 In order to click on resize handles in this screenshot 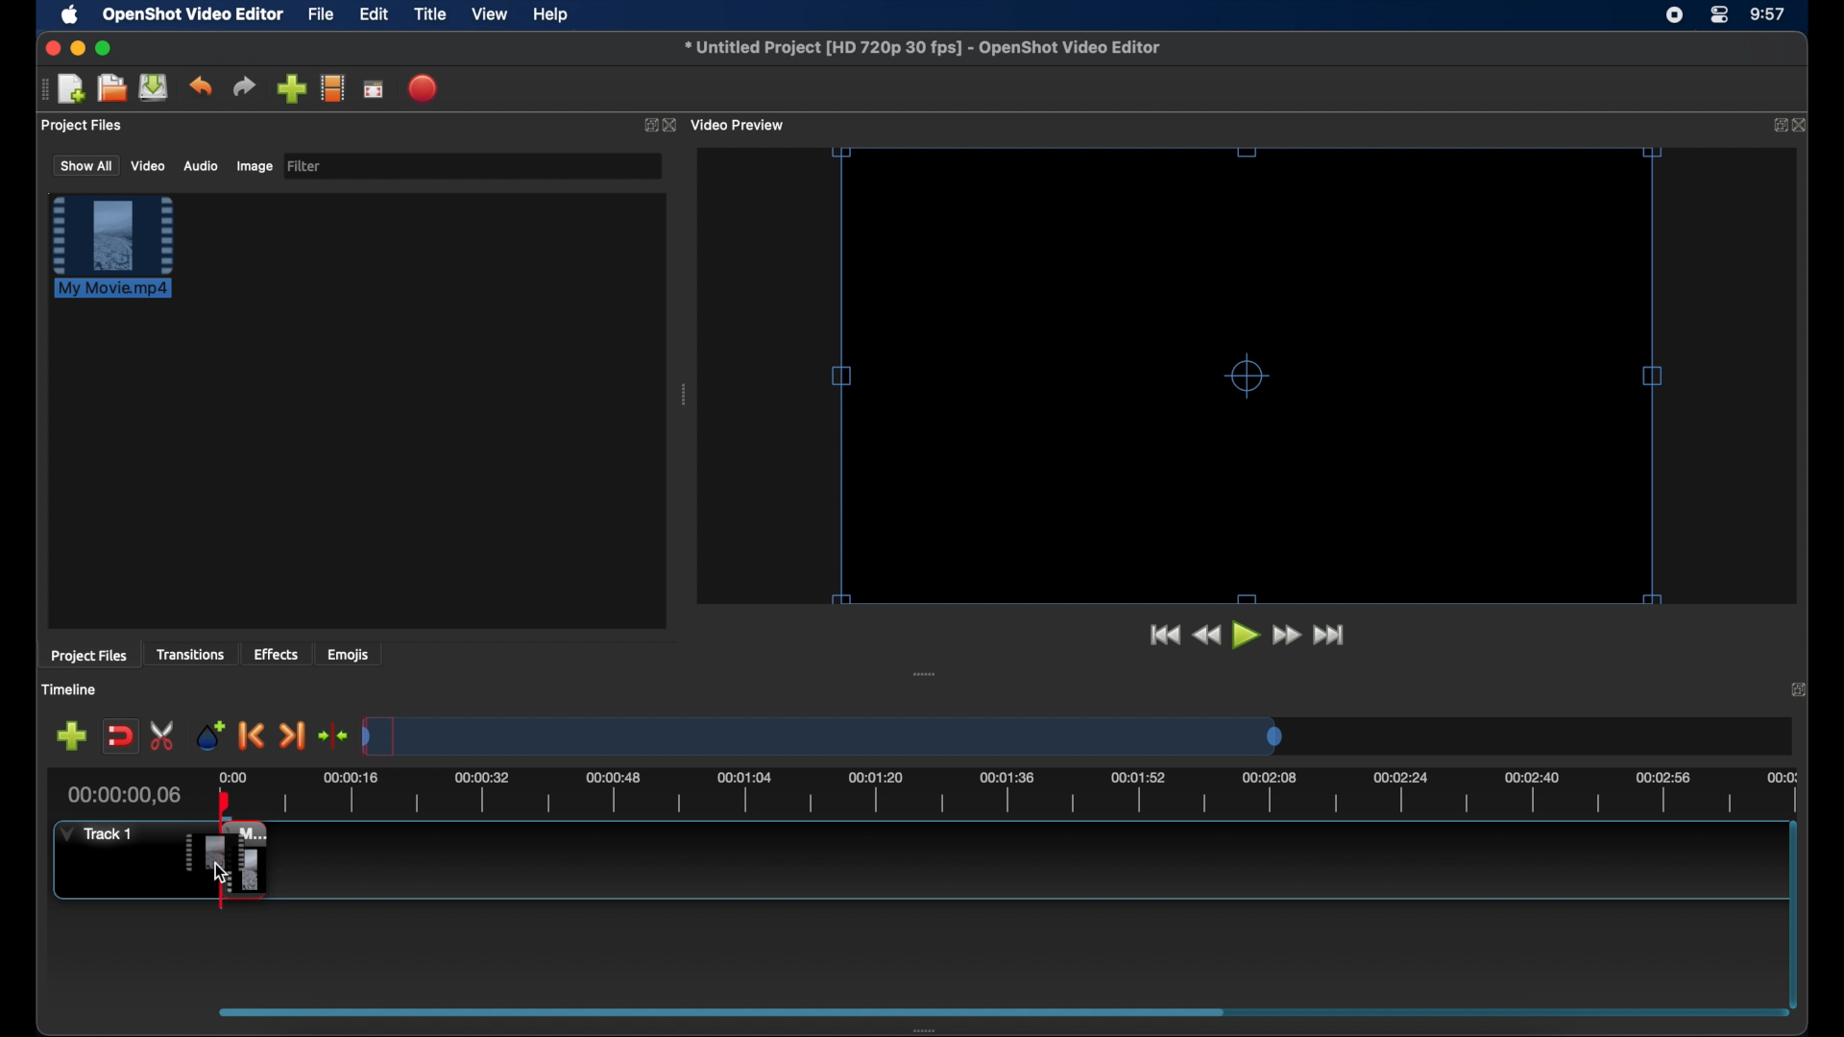, I will do `click(1245, 374)`.